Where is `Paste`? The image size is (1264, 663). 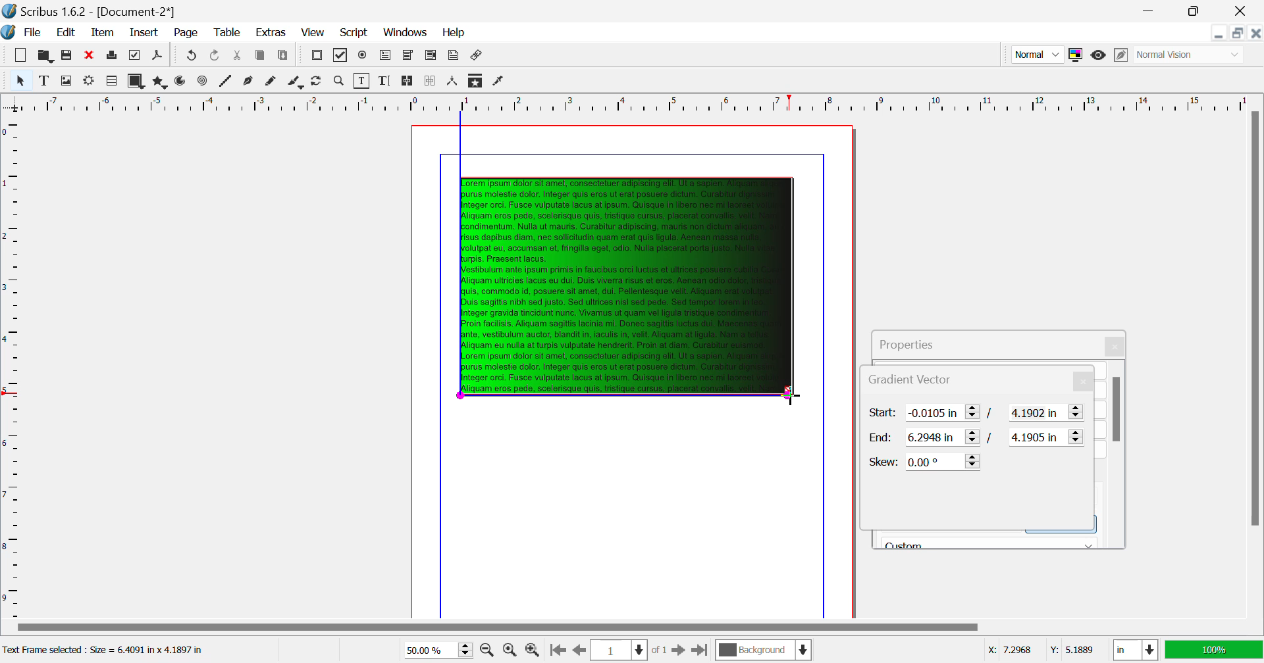 Paste is located at coordinates (284, 57).